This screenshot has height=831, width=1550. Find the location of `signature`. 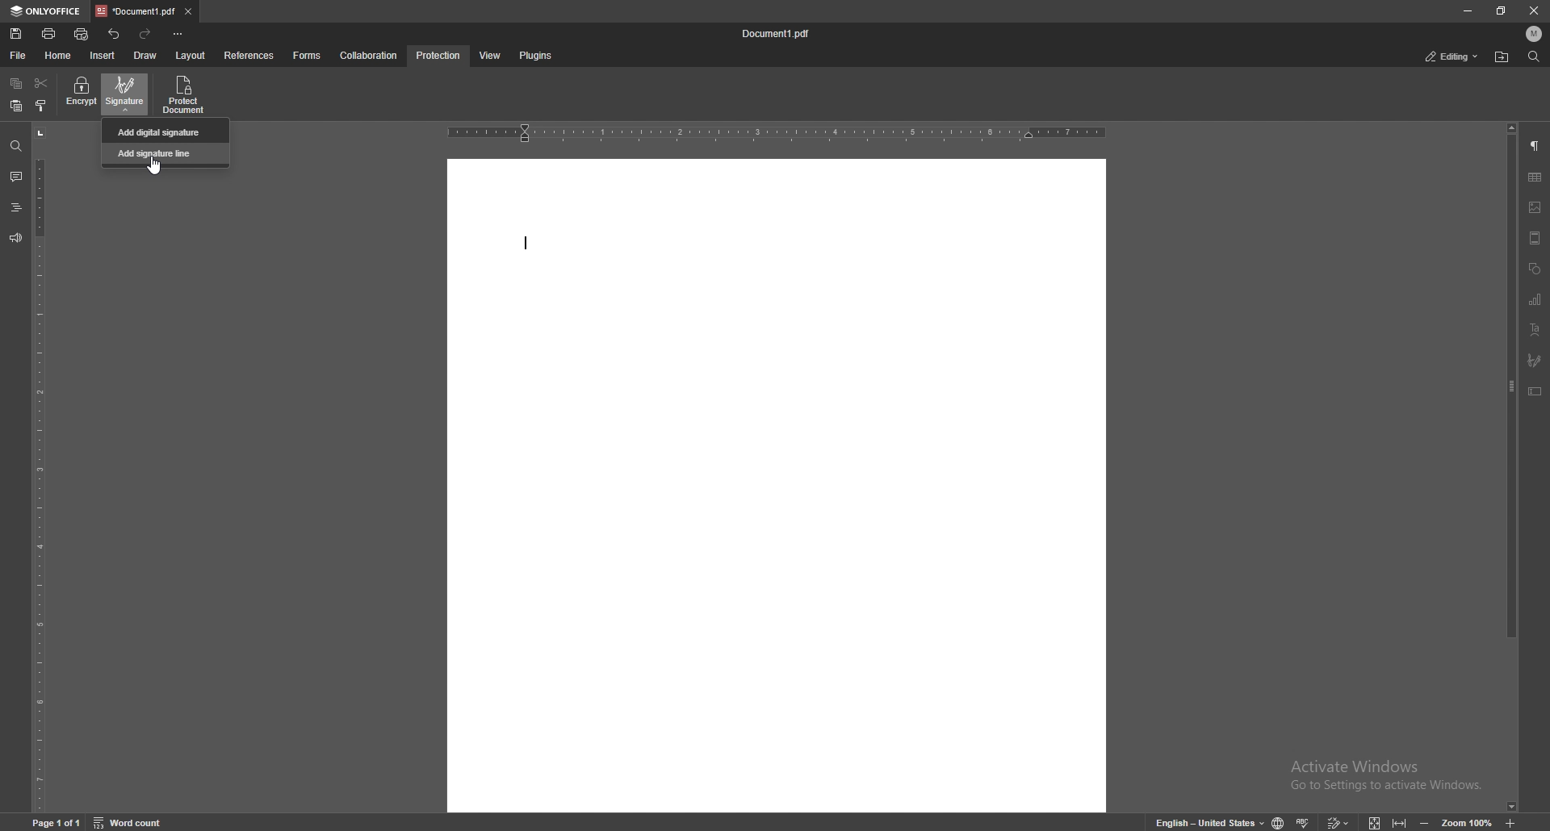

signature is located at coordinates (1535, 361).